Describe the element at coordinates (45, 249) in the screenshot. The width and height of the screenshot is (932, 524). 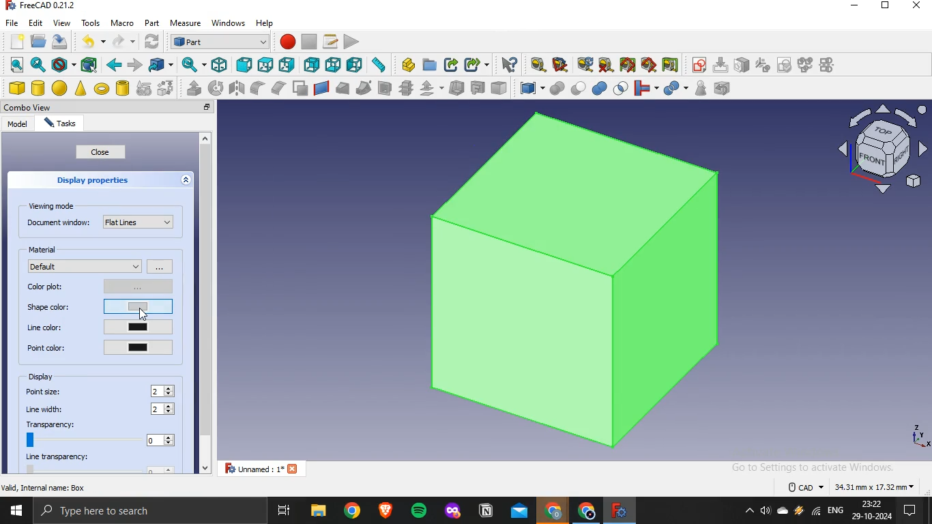
I see `material` at that location.